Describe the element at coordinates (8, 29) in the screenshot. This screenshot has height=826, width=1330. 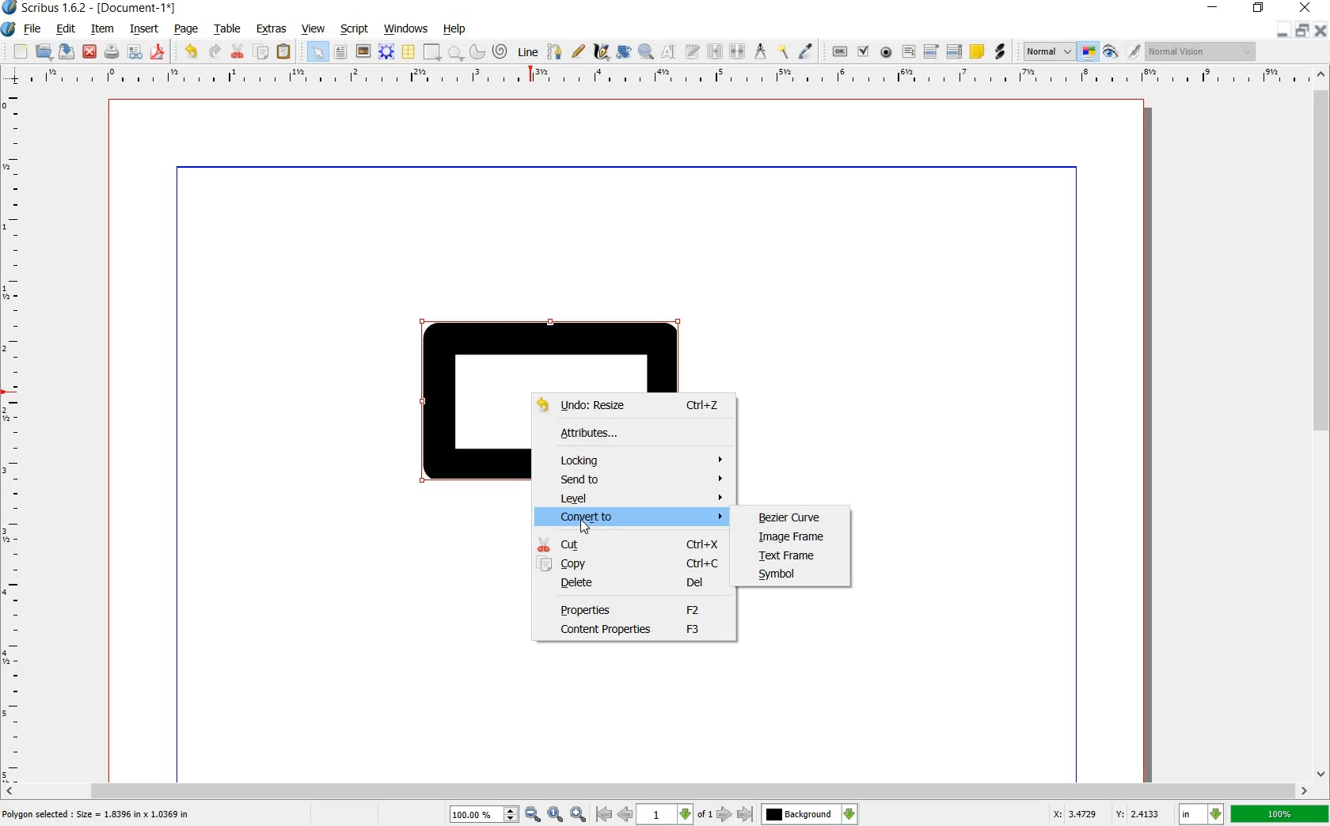
I see `system logo` at that location.